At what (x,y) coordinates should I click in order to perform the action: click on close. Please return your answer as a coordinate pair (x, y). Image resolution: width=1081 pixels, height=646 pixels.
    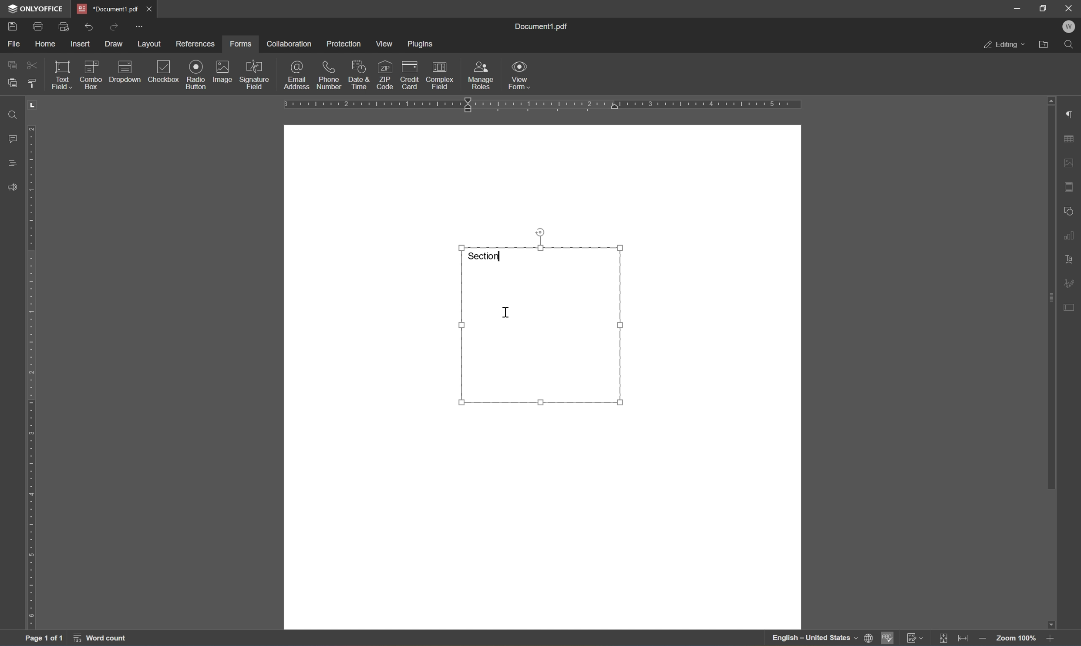
    Looking at the image, I should click on (150, 8).